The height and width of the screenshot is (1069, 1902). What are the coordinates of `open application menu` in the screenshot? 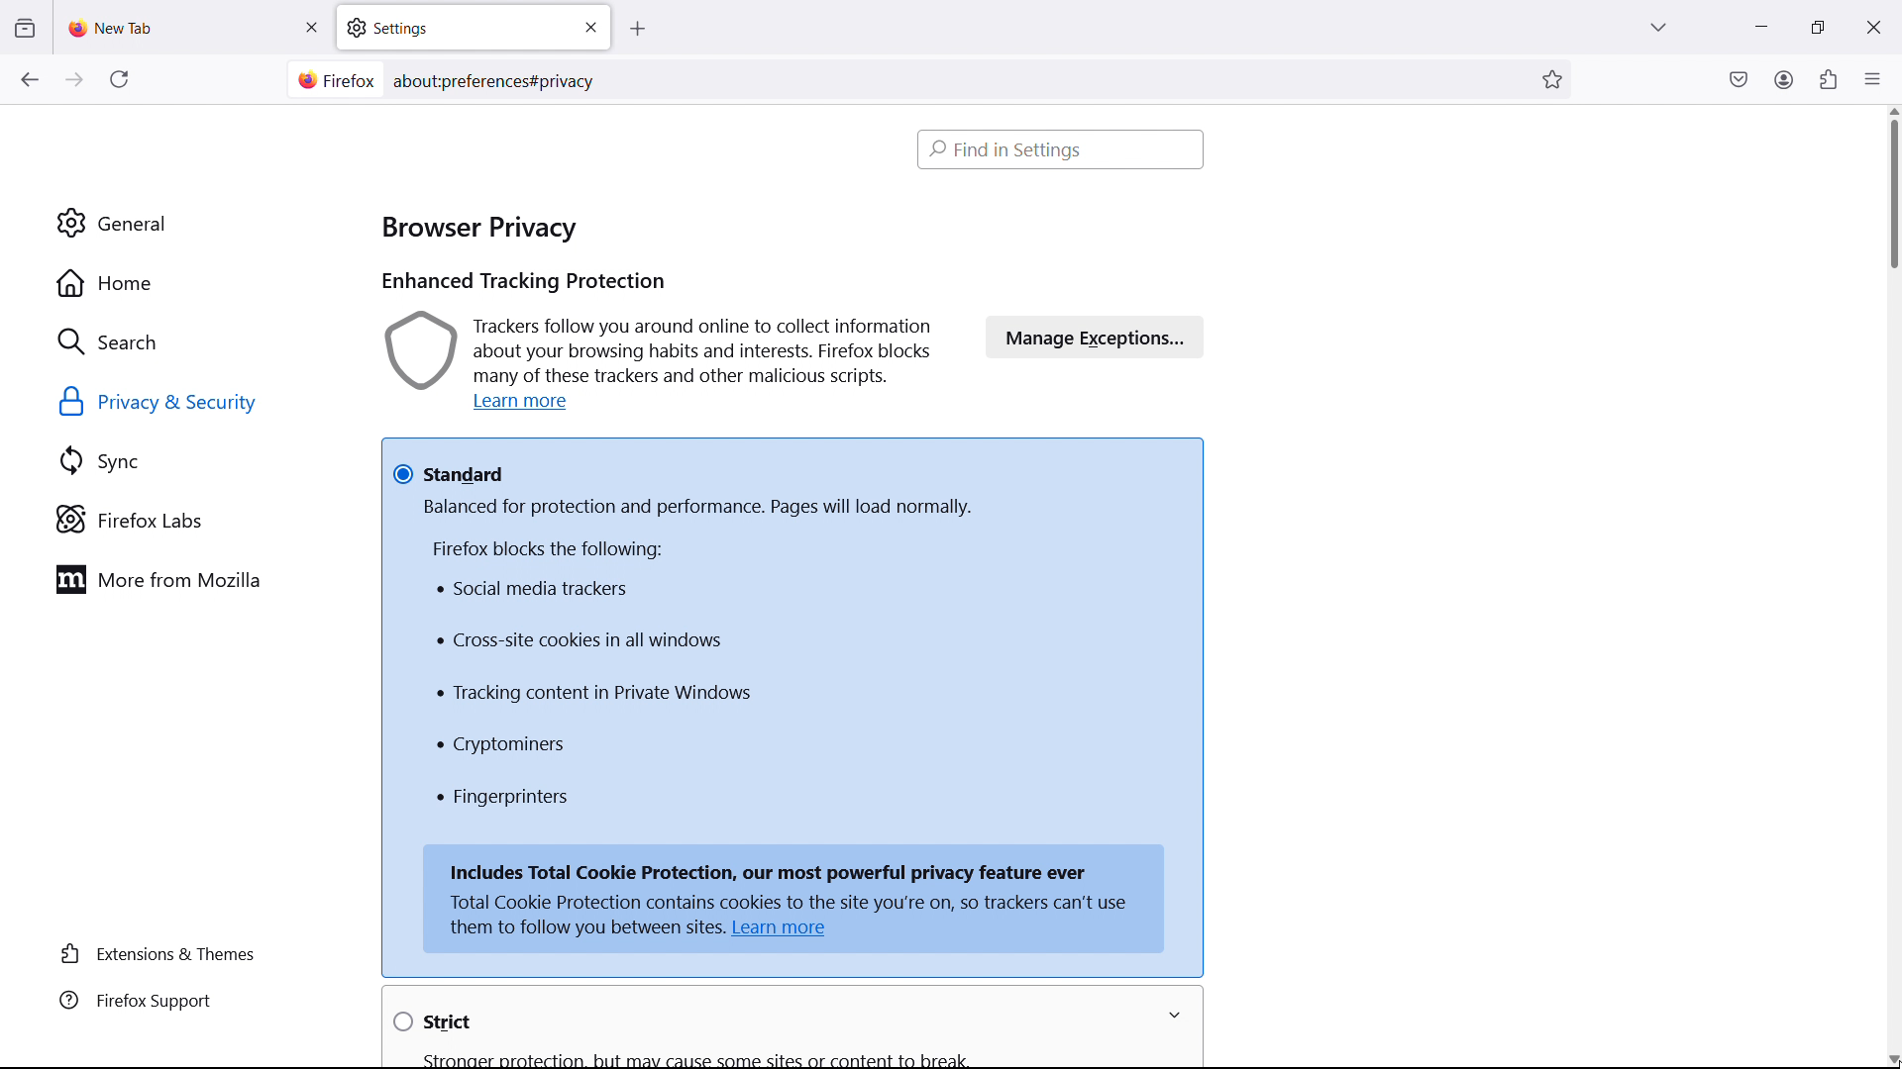 It's located at (1872, 77).